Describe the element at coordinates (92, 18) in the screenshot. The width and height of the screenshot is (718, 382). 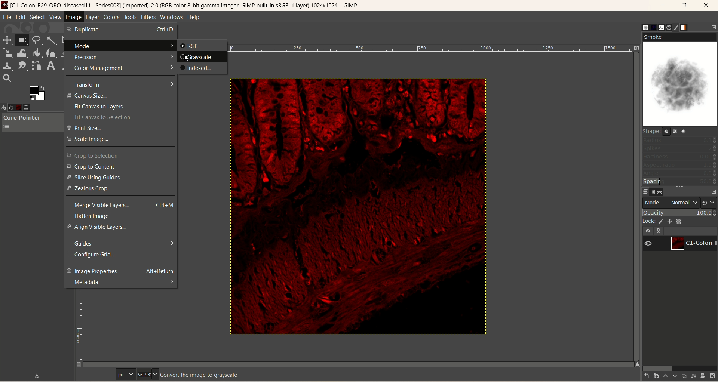
I see `layer` at that location.